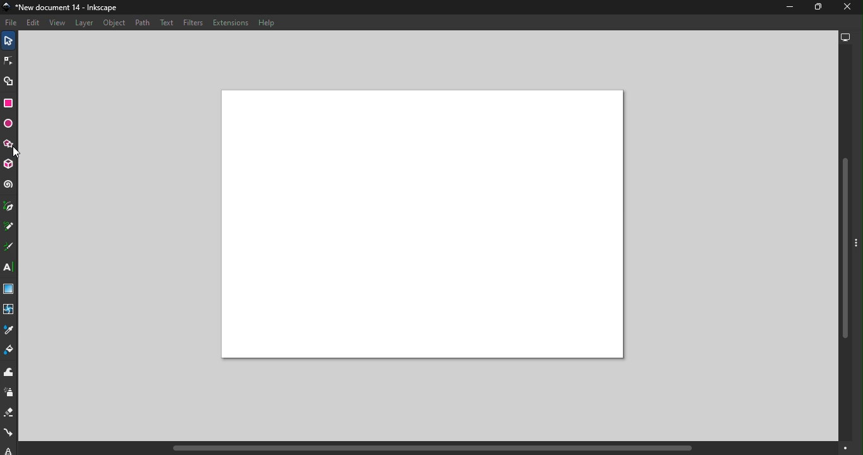 Image resolution: width=863 pixels, height=455 pixels. What do you see at coordinates (230, 23) in the screenshot?
I see `Extensions` at bounding box center [230, 23].